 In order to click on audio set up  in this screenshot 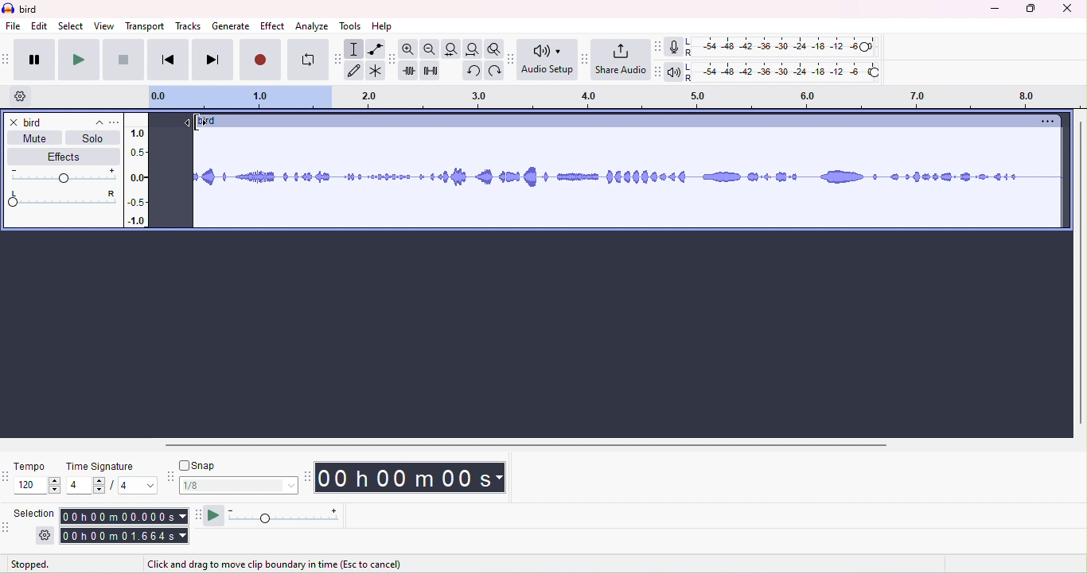, I will do `click(548, 60)`.